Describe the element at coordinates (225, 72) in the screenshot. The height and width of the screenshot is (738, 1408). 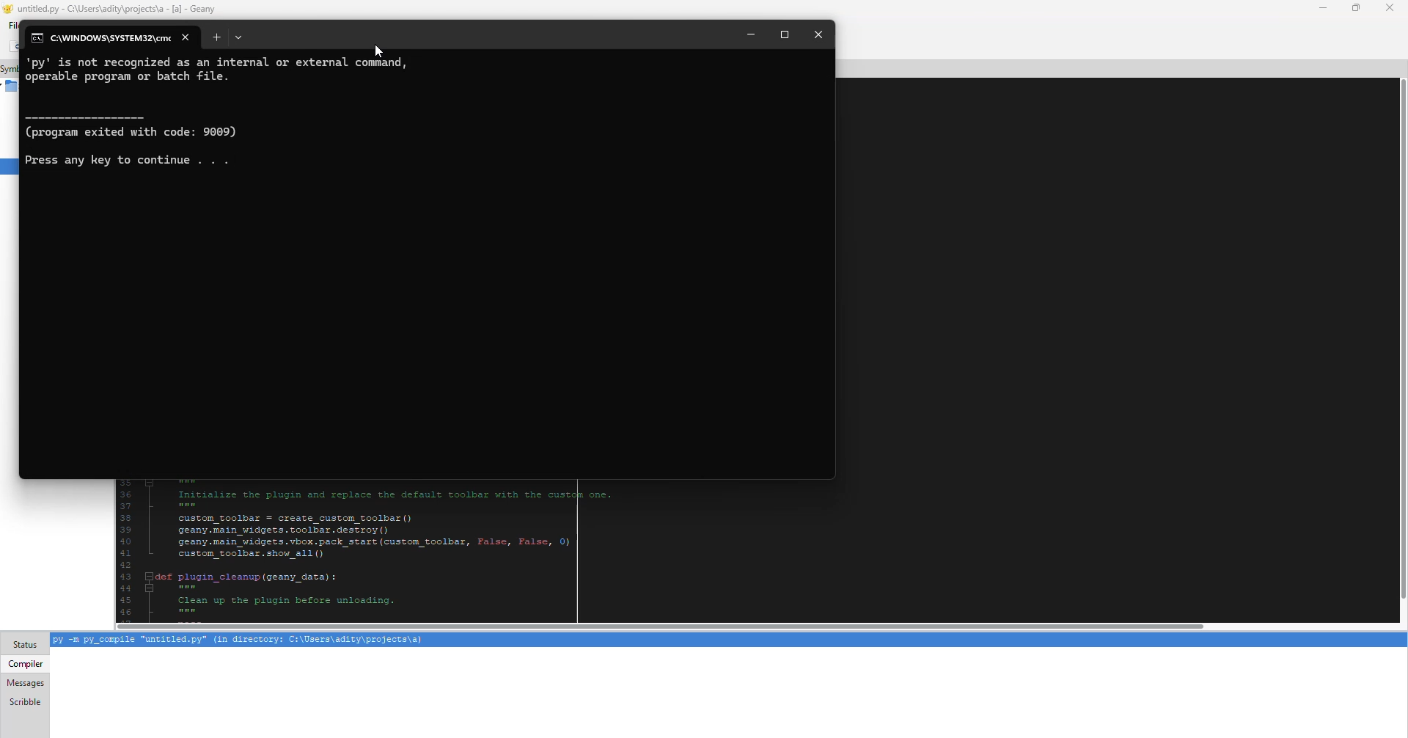
I see `info` at that location.